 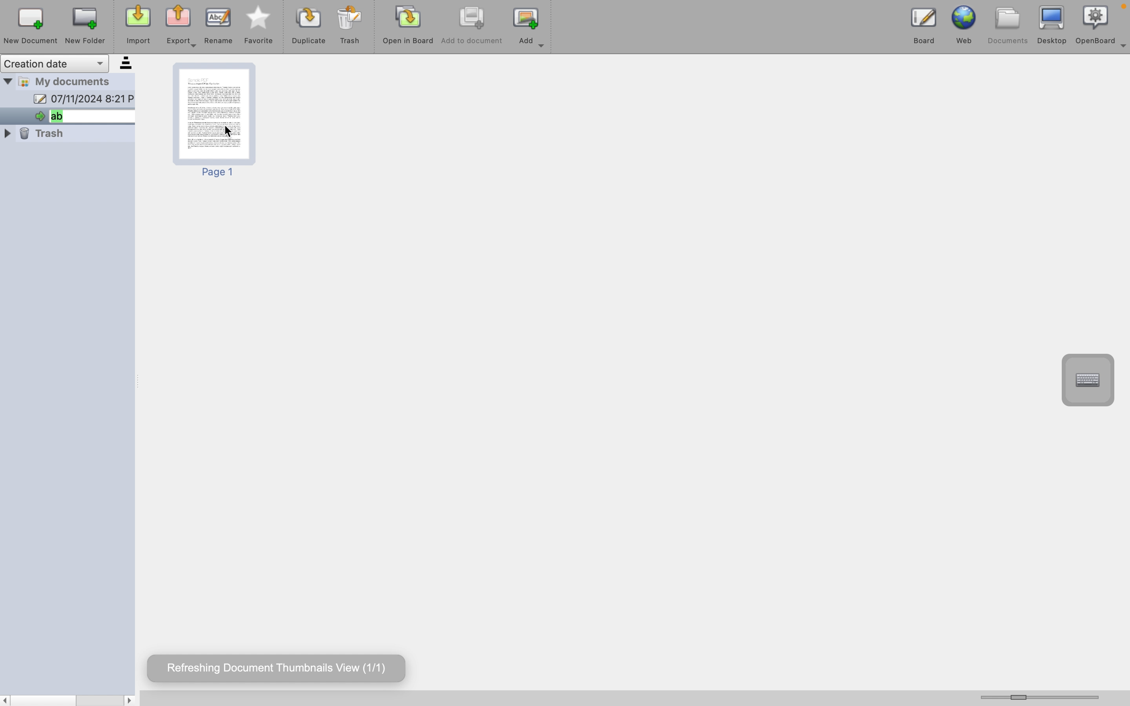 What do you see at coordinates (65, 135) in the screenshot?
I see `trash` at bounding box center [65, 135].